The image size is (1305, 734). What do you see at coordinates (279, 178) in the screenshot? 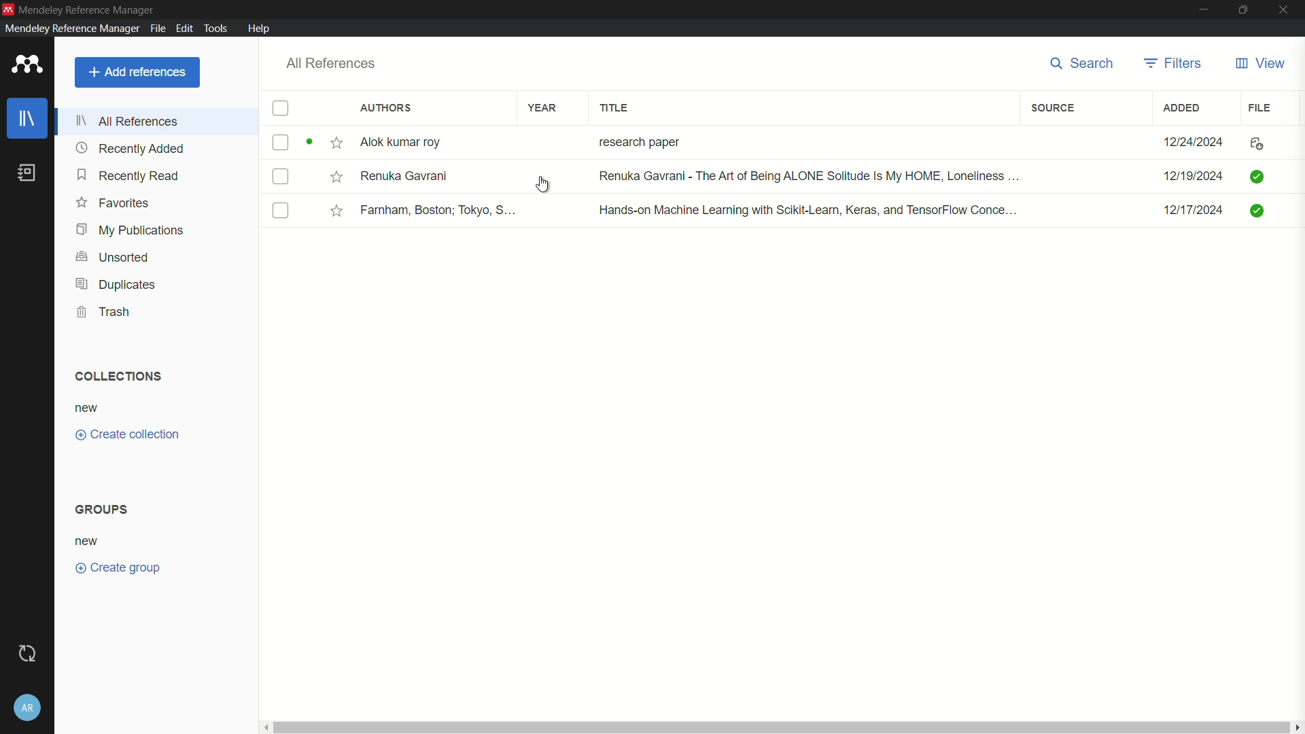
I see `Checkbox` at bounding box center [279, 178].